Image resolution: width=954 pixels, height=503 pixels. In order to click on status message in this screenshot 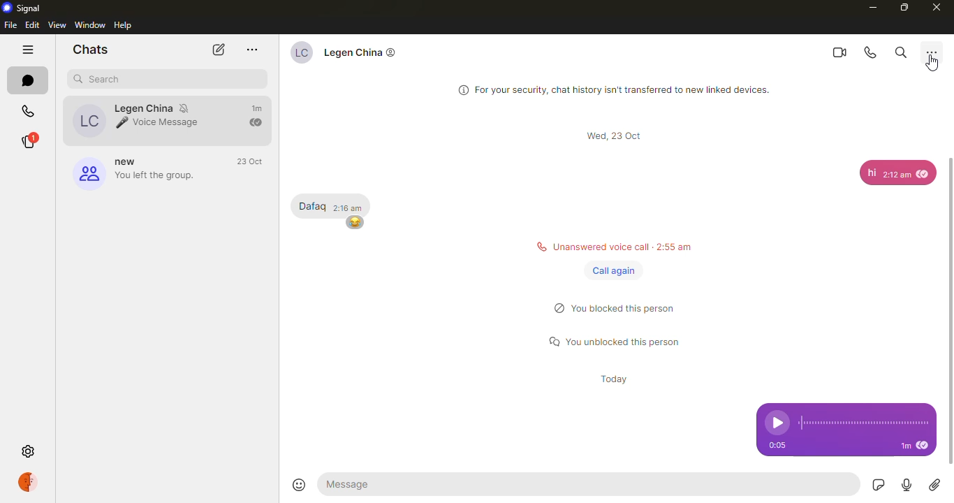, I will do `click(616, 340)`.